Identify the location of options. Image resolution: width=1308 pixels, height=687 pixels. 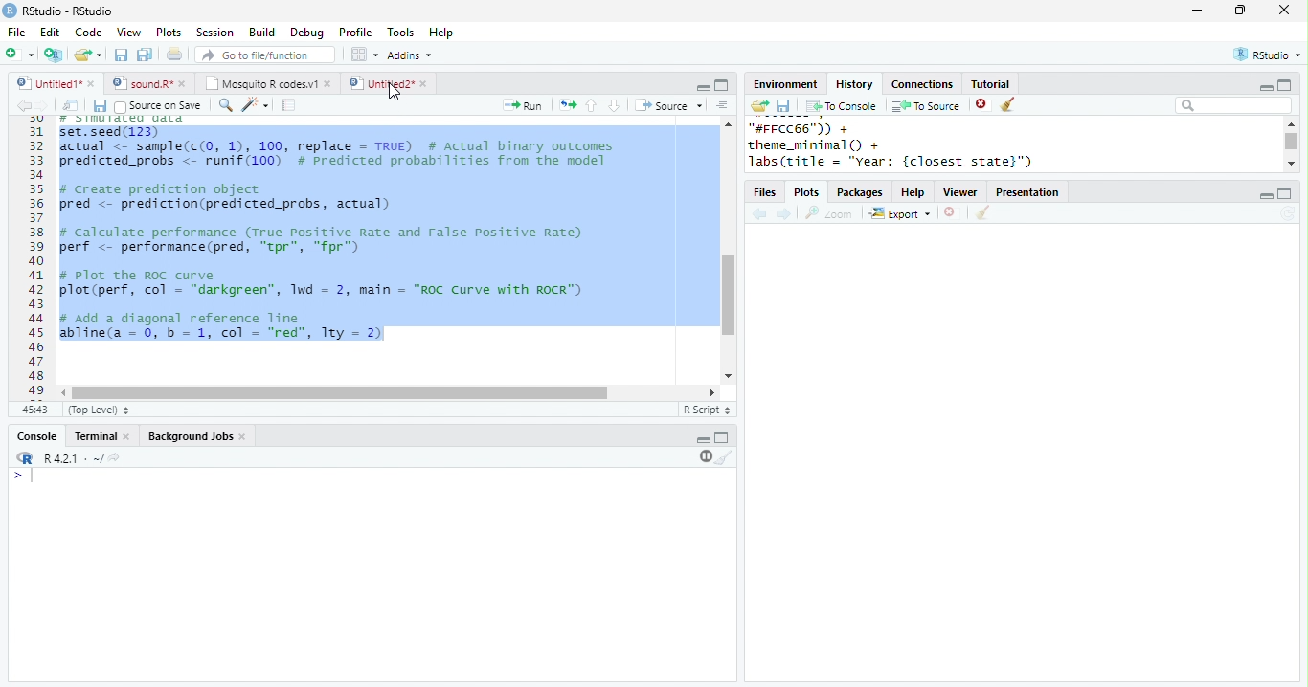
(722, 104).